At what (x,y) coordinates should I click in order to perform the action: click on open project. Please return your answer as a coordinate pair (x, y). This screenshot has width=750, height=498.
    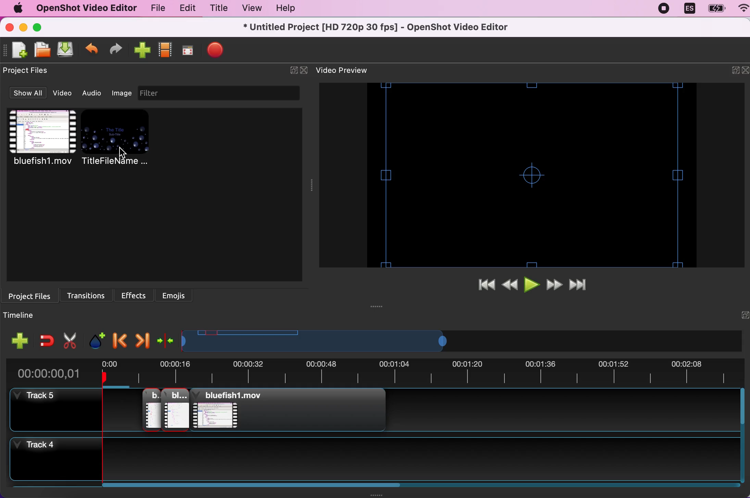
    Looking at the image, I should click on (41, 50).